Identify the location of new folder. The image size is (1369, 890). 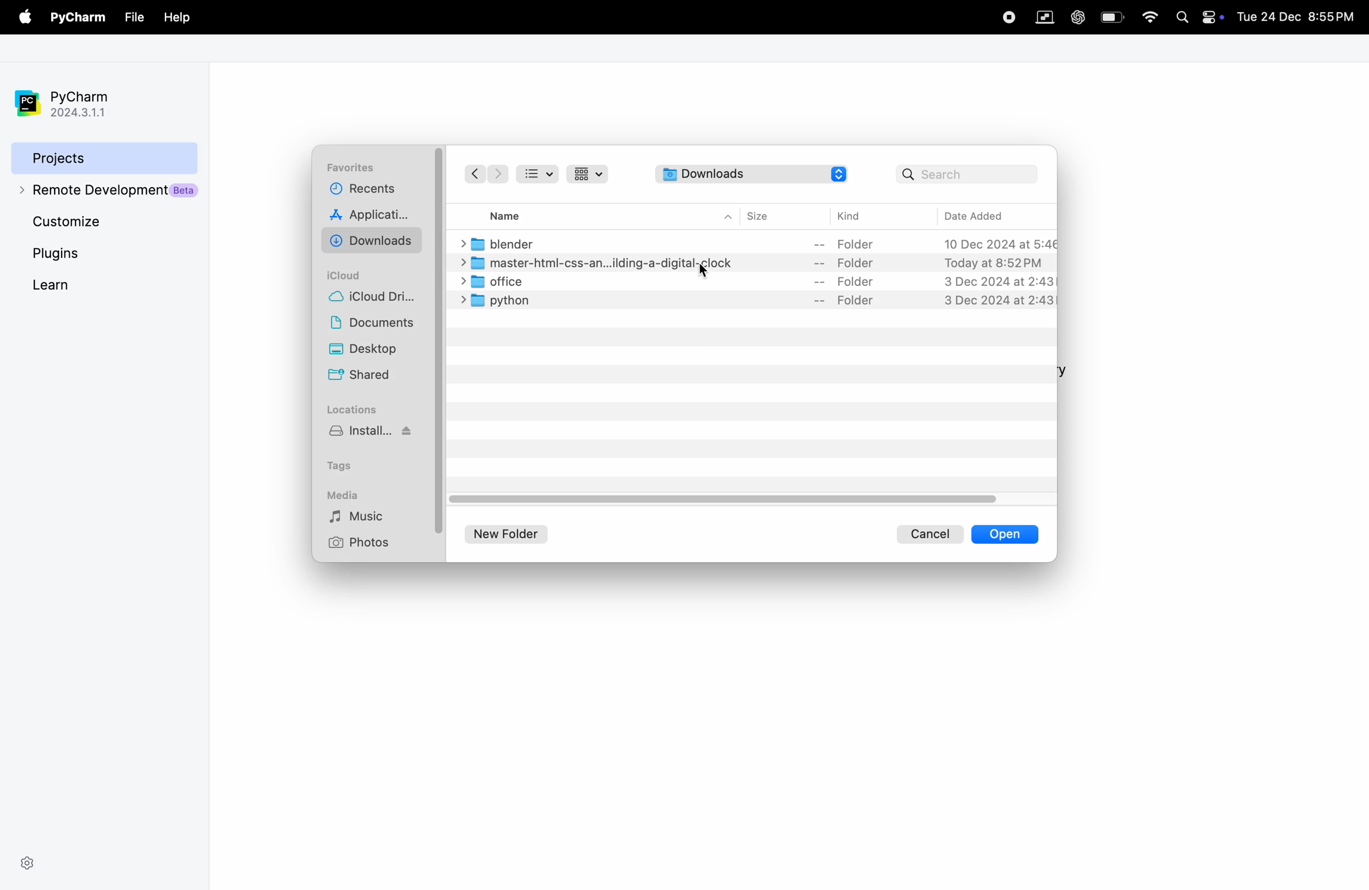
(512, 532).